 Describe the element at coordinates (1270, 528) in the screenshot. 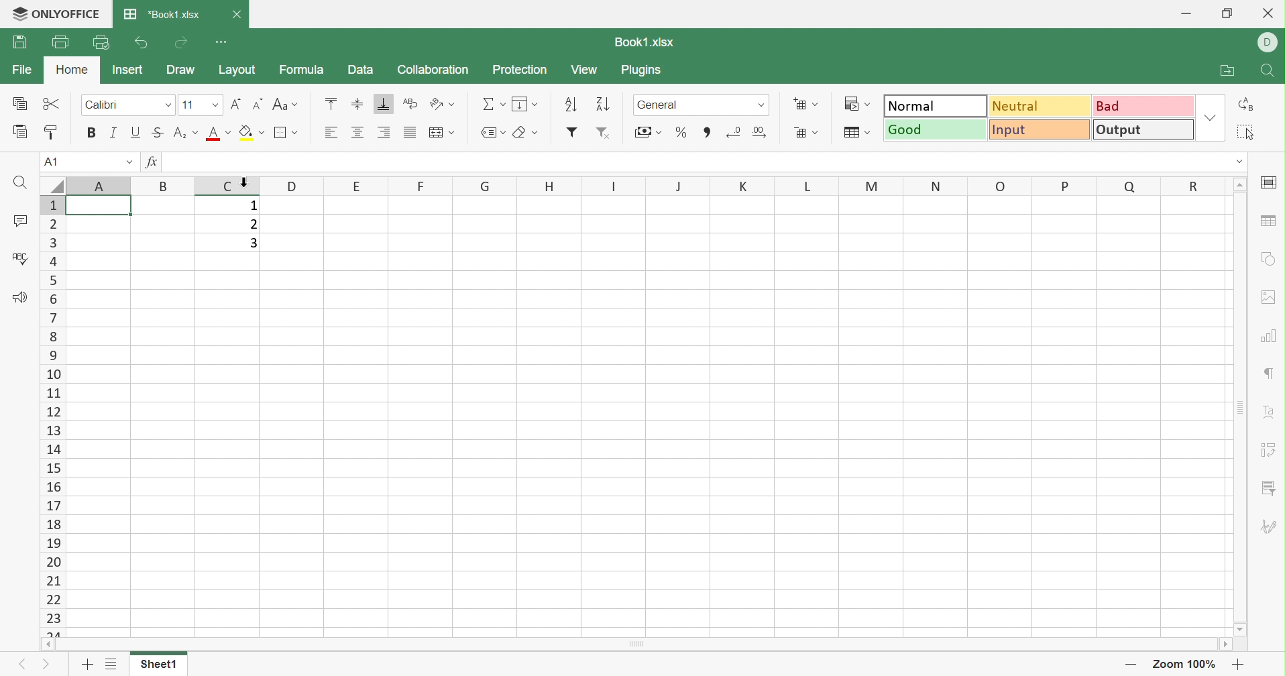

I see `Signature settings` at that location.